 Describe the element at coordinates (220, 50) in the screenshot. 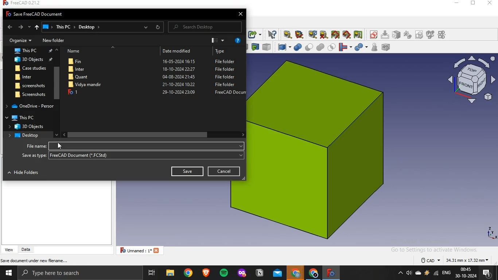

I see `Type` at that location.